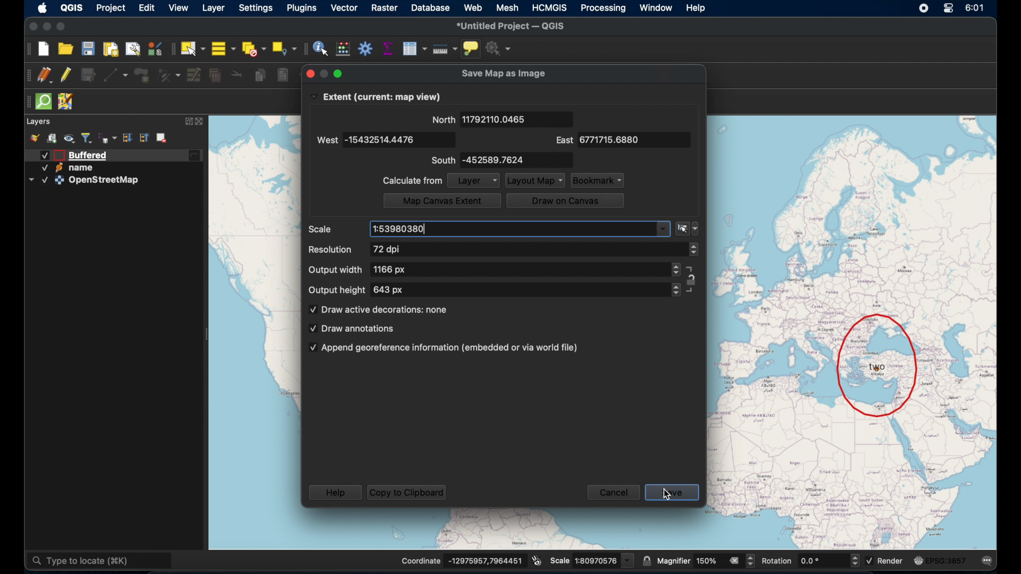 This screenshot has width=1021, height=574. I want to click on toolbox, so click(366, 50).